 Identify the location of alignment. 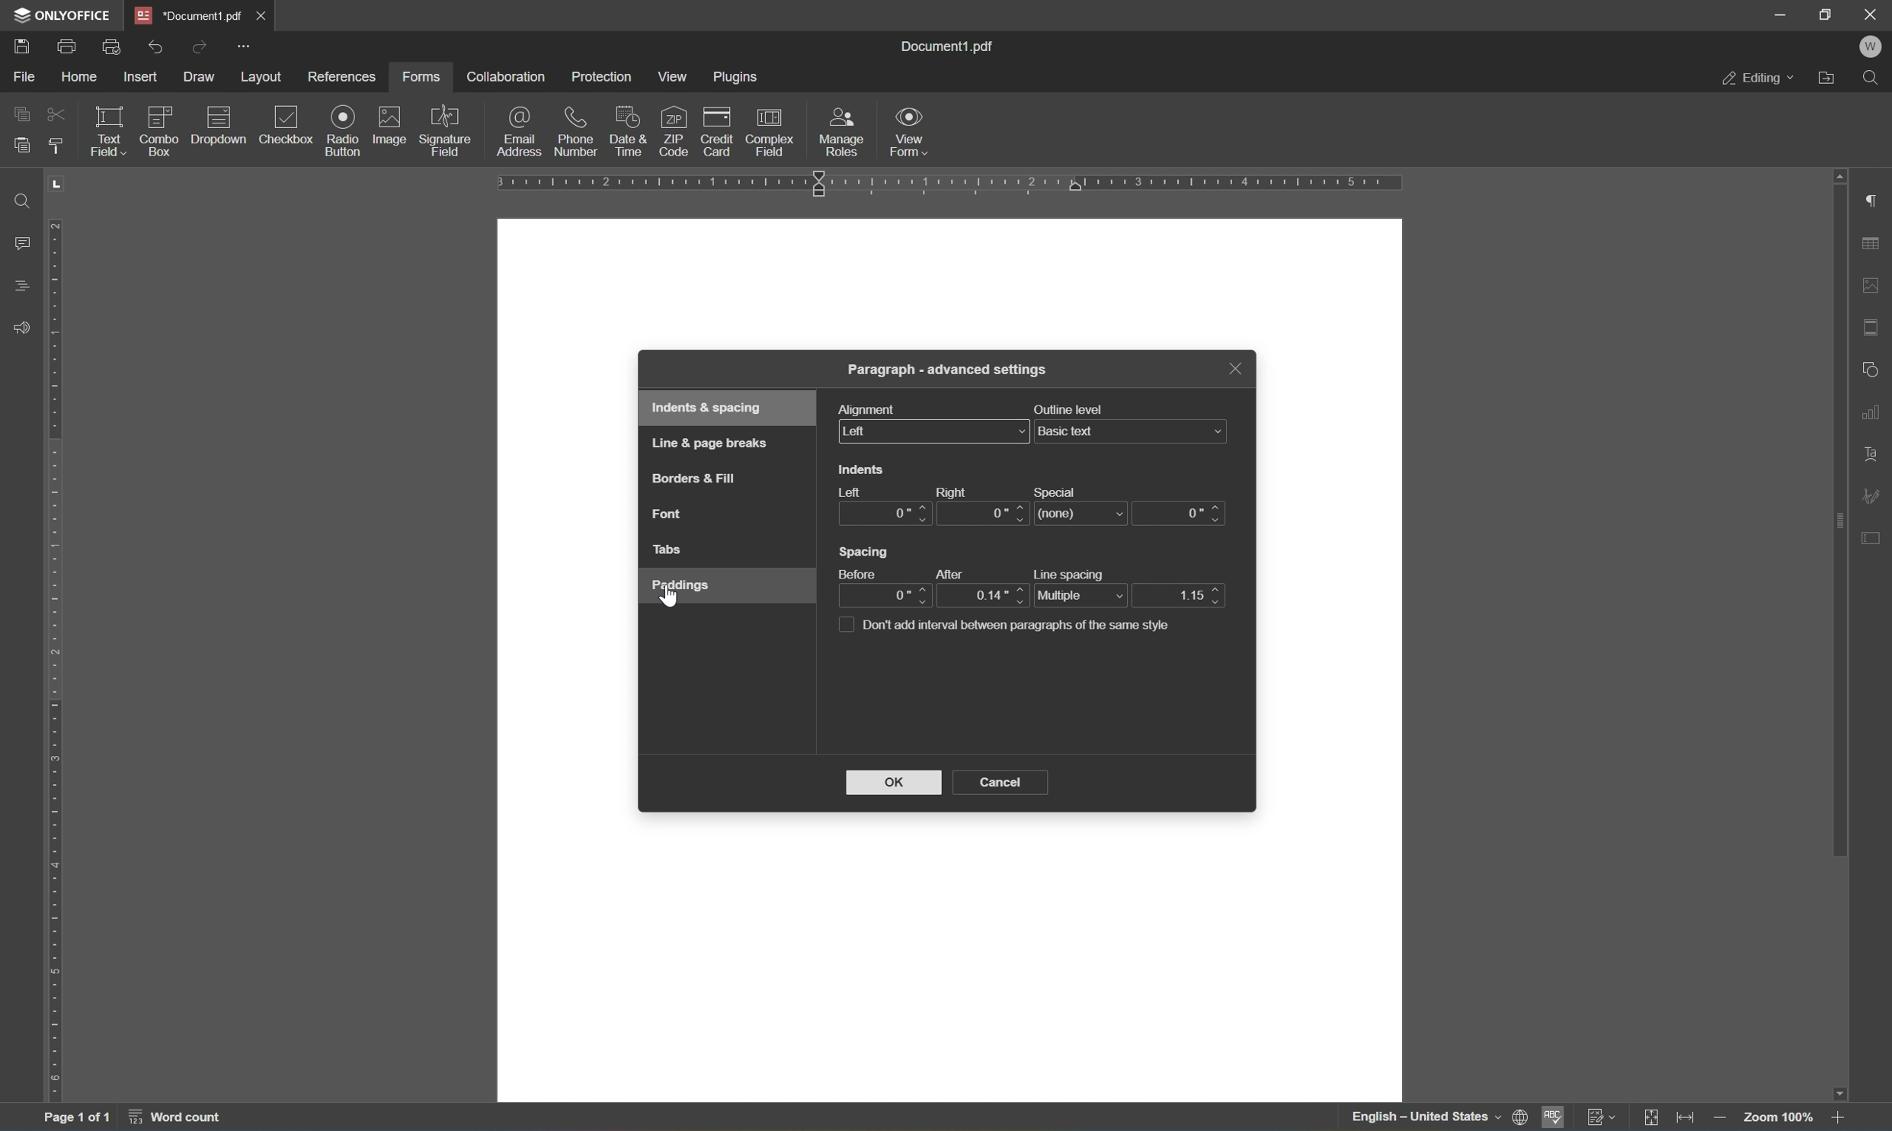
(867, 408).